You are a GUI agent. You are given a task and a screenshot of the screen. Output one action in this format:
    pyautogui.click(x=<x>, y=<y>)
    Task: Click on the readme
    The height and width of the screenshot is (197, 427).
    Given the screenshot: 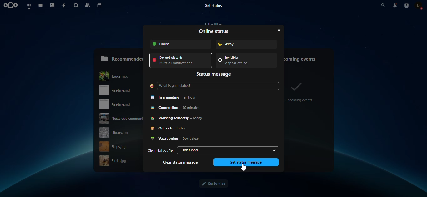 What is the action you would take?
    pyautogui.click(x=118, y=104)
    